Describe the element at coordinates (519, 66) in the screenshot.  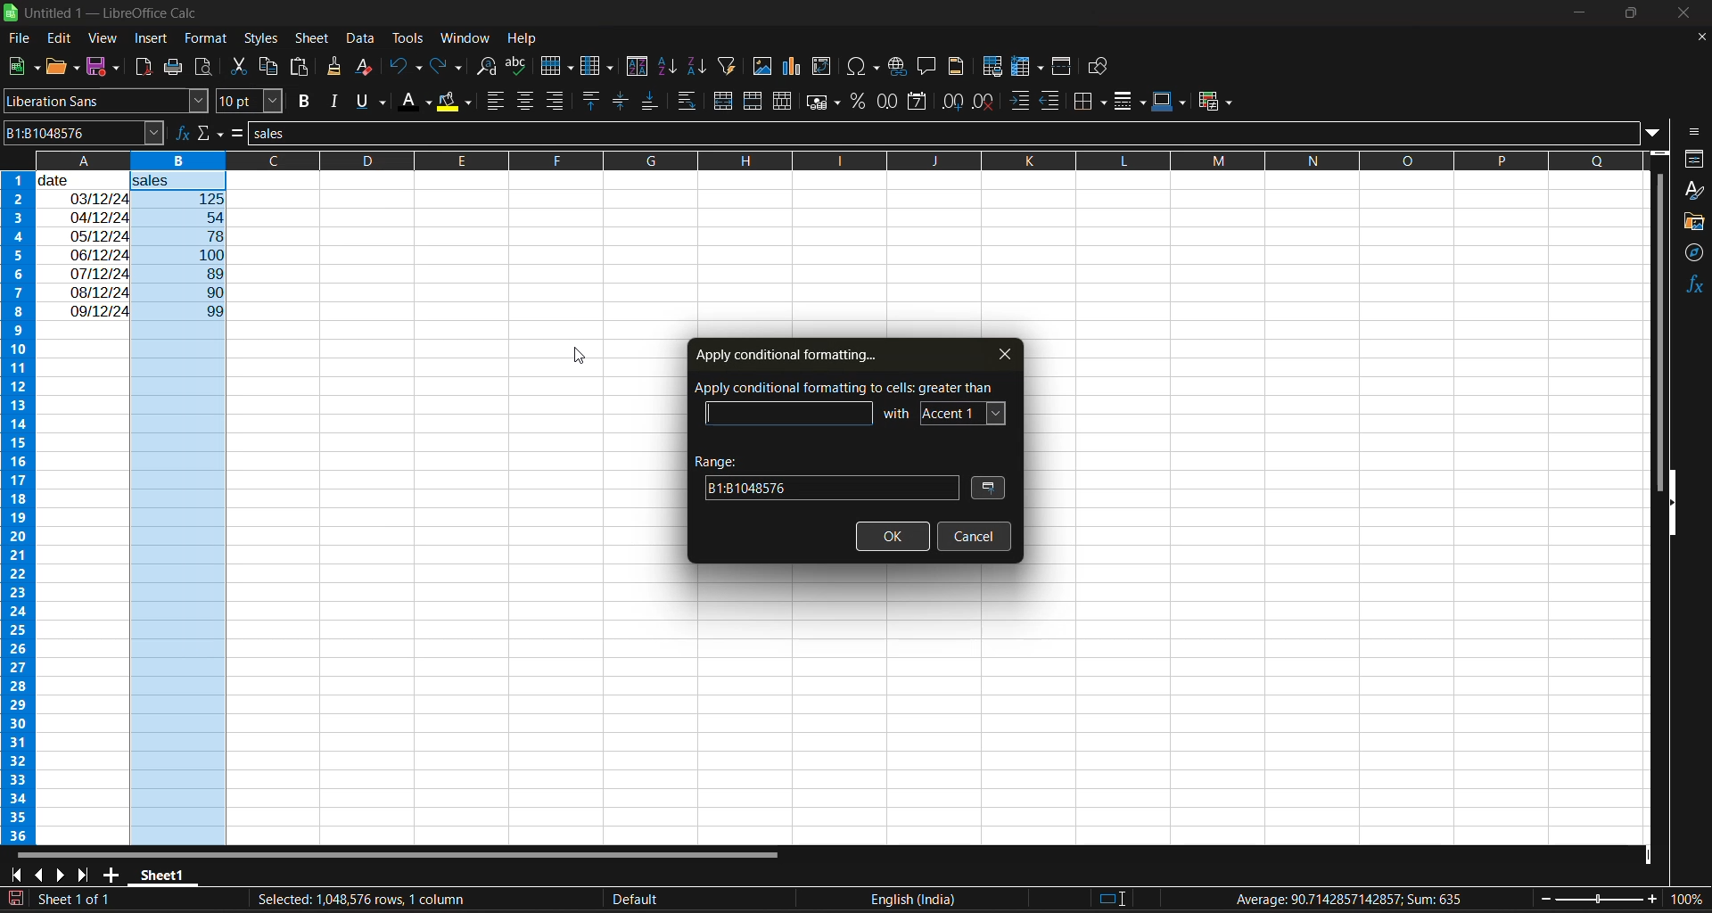
I see `spelling` at that location.